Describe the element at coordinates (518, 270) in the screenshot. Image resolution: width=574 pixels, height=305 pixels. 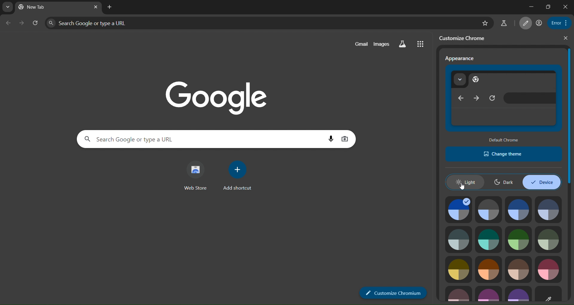
I see `image` at that location.